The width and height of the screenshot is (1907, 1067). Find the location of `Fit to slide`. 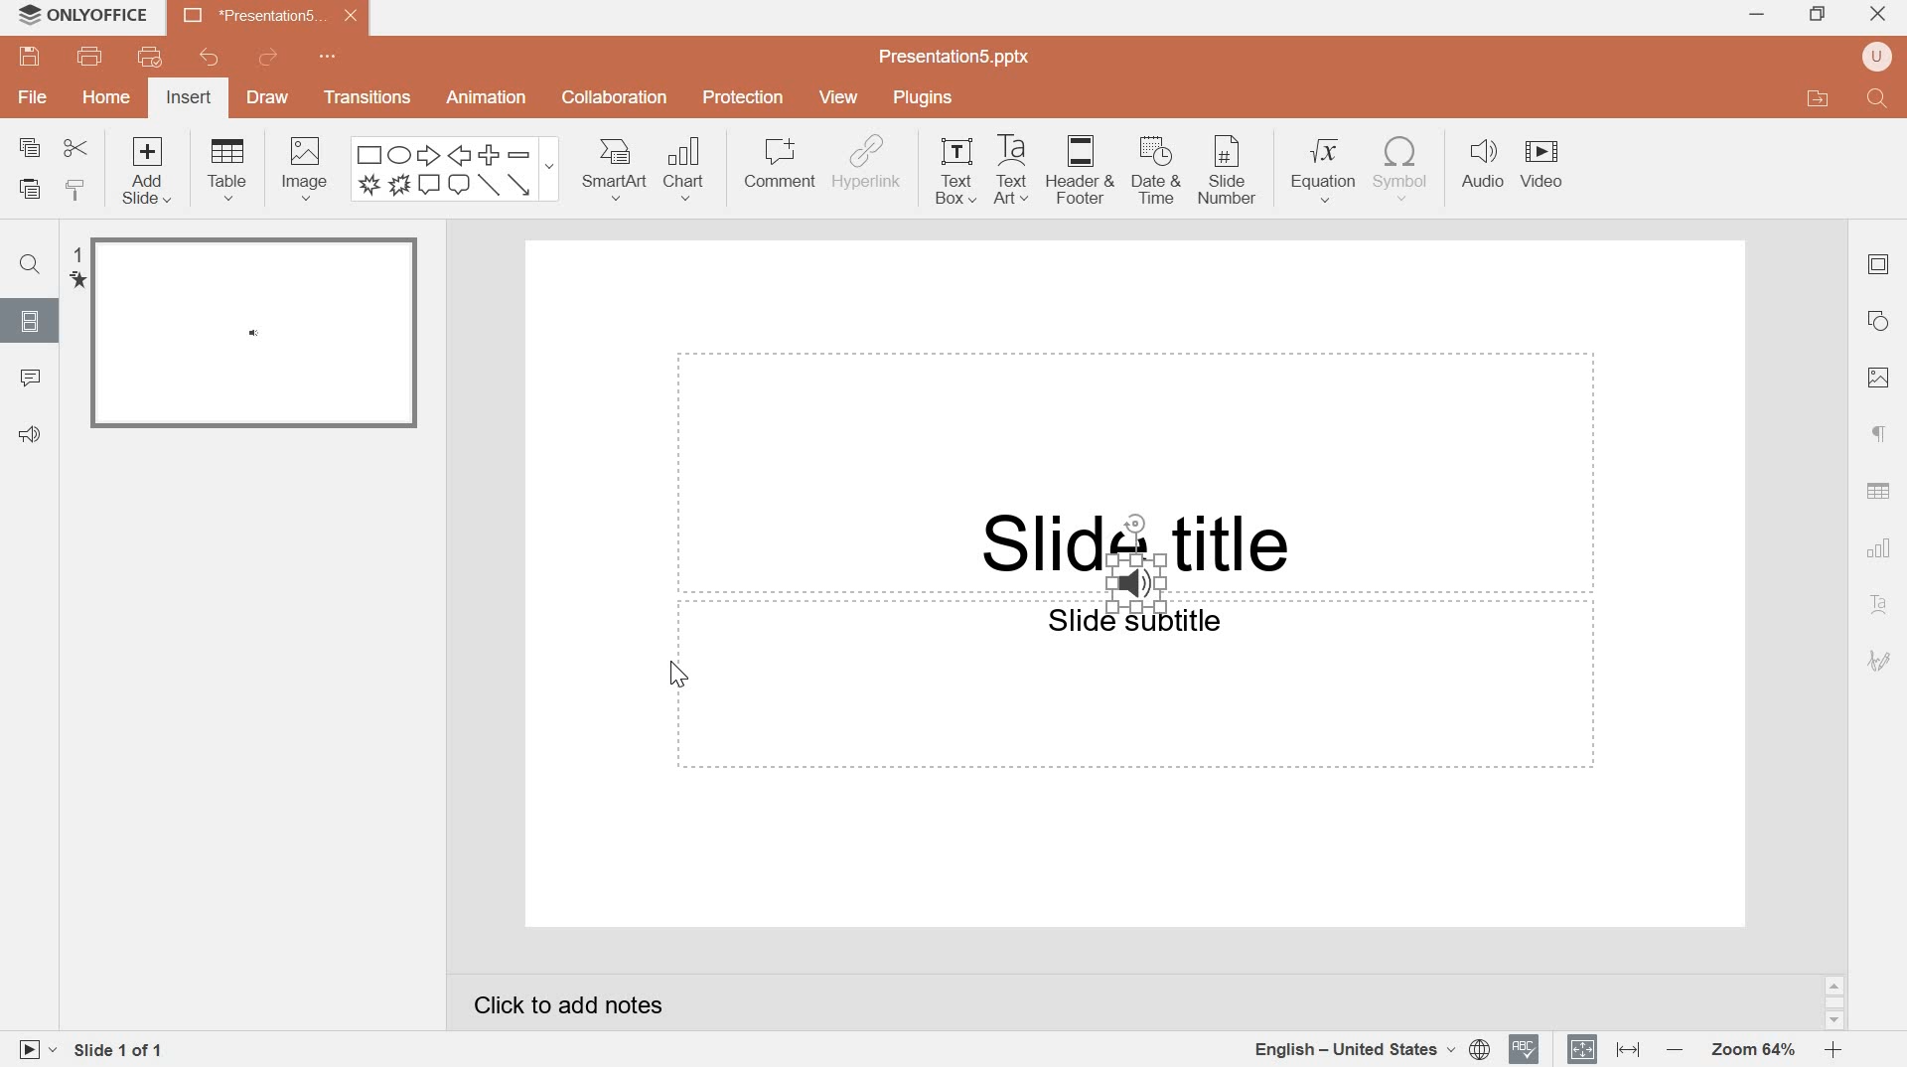

Fit to slide is located at coordinates (1583, 1047).